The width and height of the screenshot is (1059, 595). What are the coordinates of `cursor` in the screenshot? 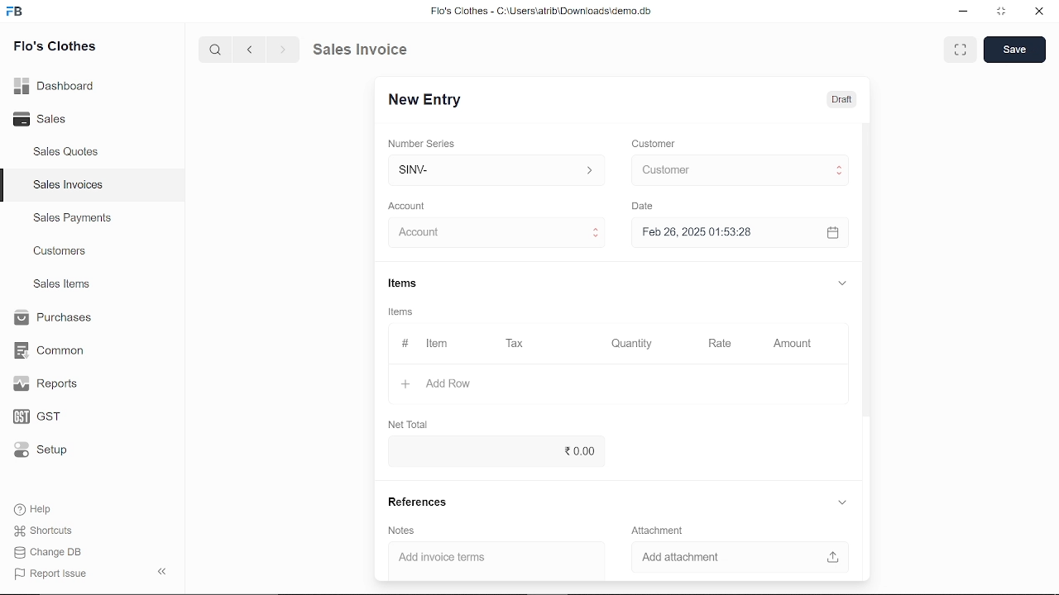 It's located at (670, 173).